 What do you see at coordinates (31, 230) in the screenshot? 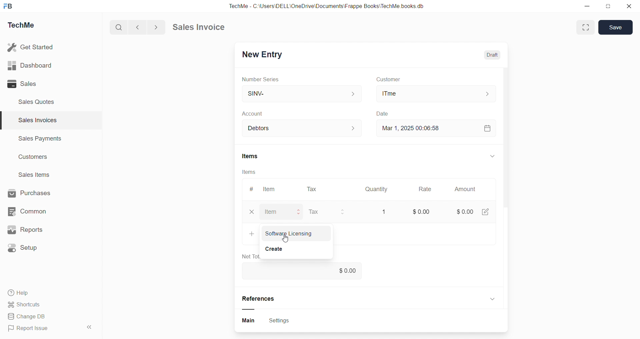
I see `ws Reports` at bounding box center [31, 230].